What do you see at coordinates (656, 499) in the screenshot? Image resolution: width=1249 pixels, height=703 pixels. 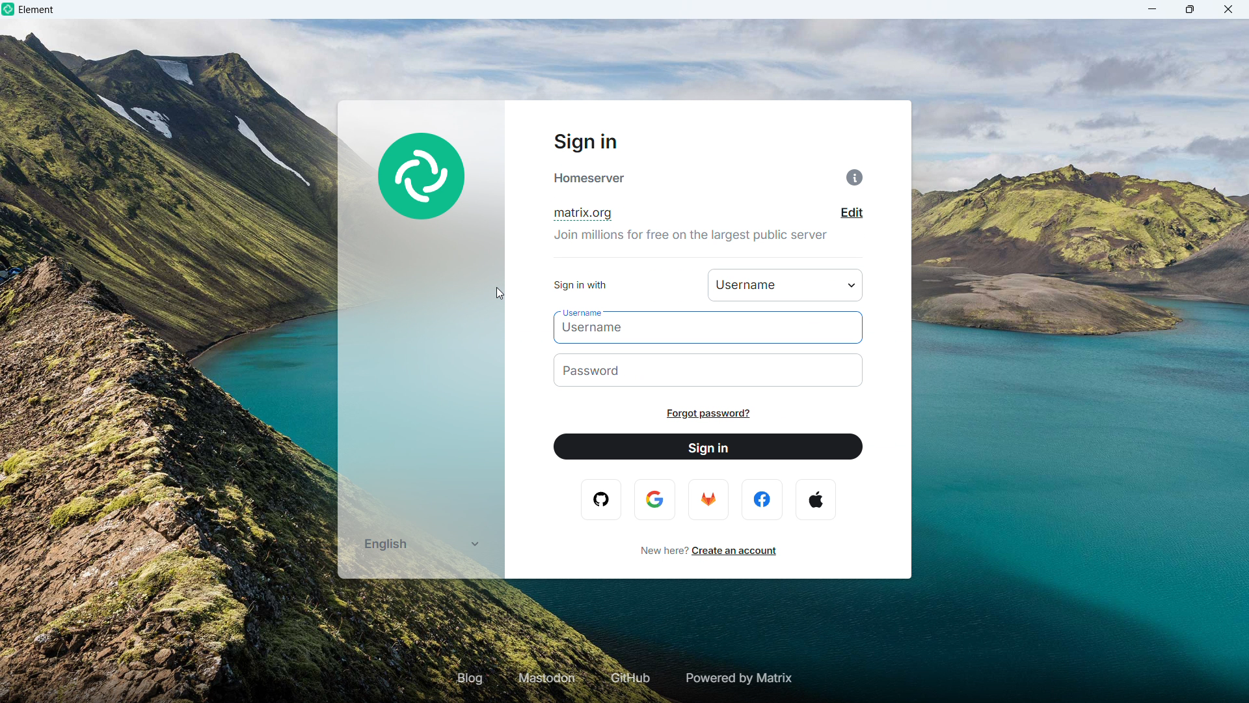 I see `google logo` at bounding box center [656, 499].